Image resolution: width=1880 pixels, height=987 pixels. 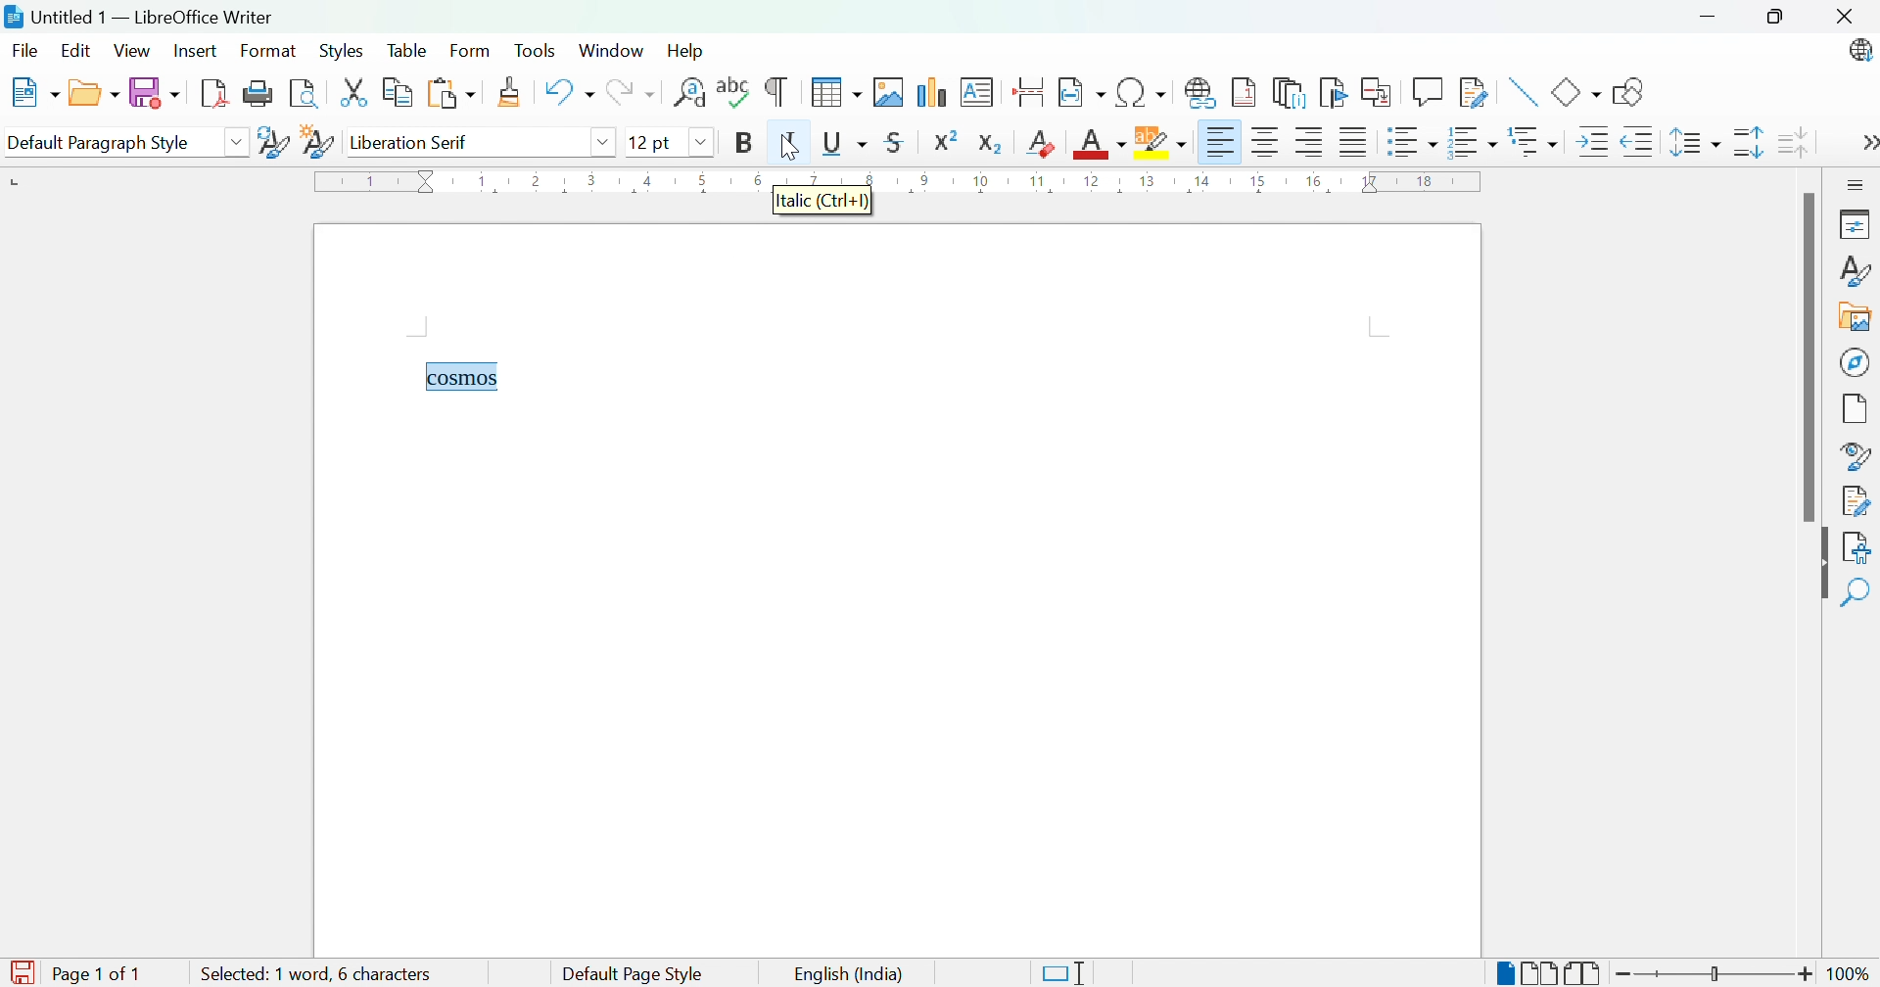 What do you see at coordinates (455, 382) in the screenshot?
I see `Typing cursor` at bounding box center [455, 382].